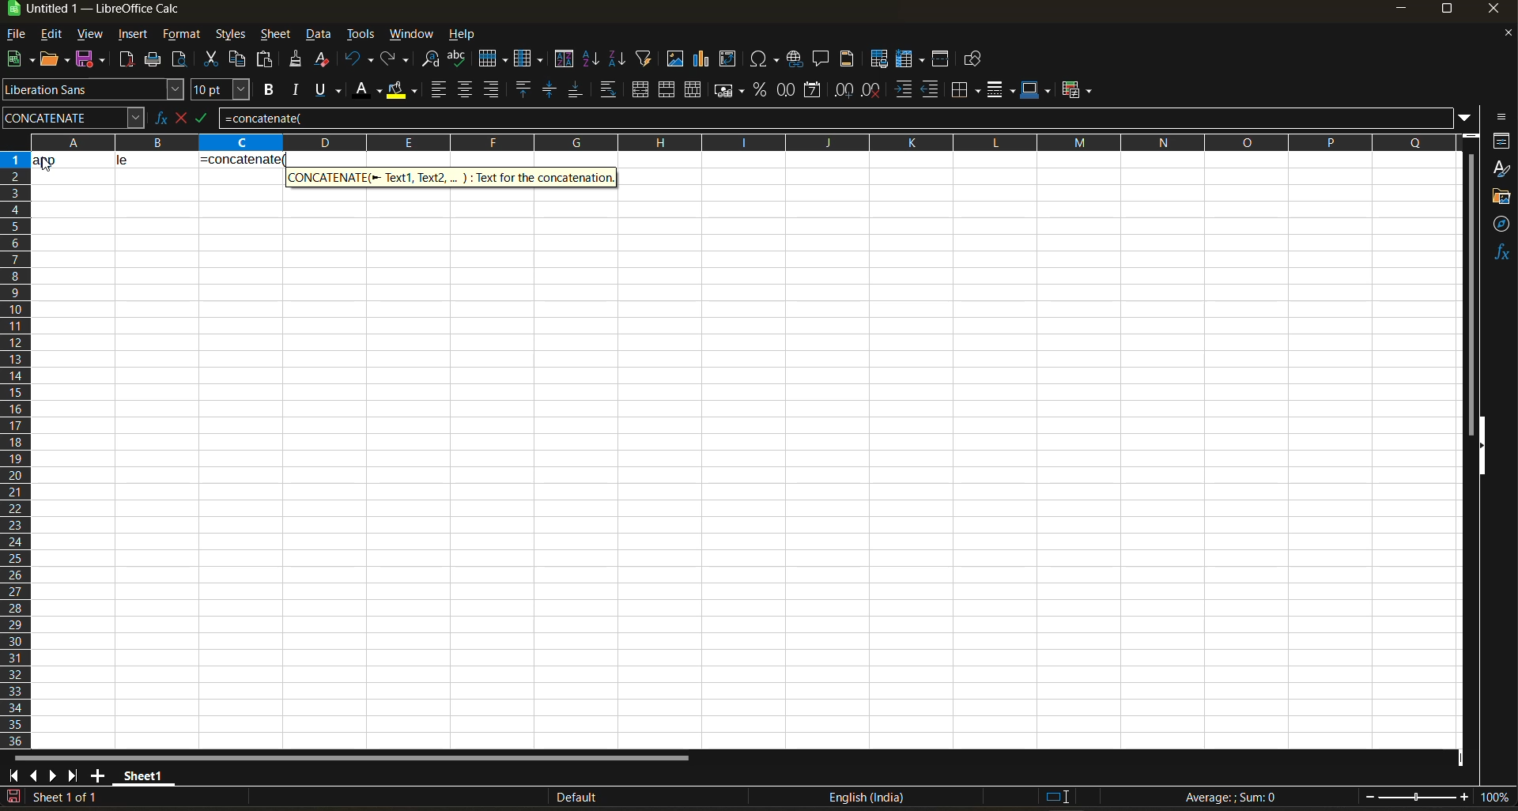  What do you see at coordinates (563, 798) in the screenshot?
I see `Default` at bounding box center [563, 798].